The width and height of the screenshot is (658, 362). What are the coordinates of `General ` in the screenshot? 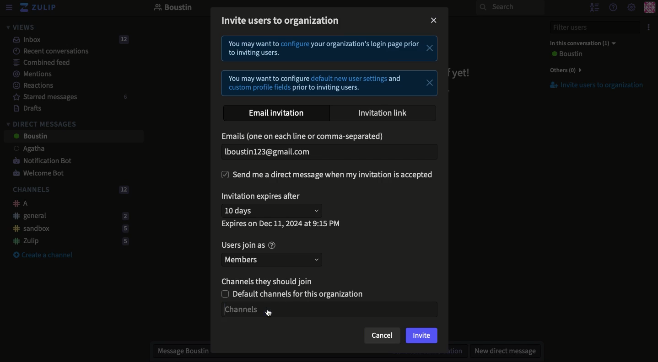 It's located at (68, 215).